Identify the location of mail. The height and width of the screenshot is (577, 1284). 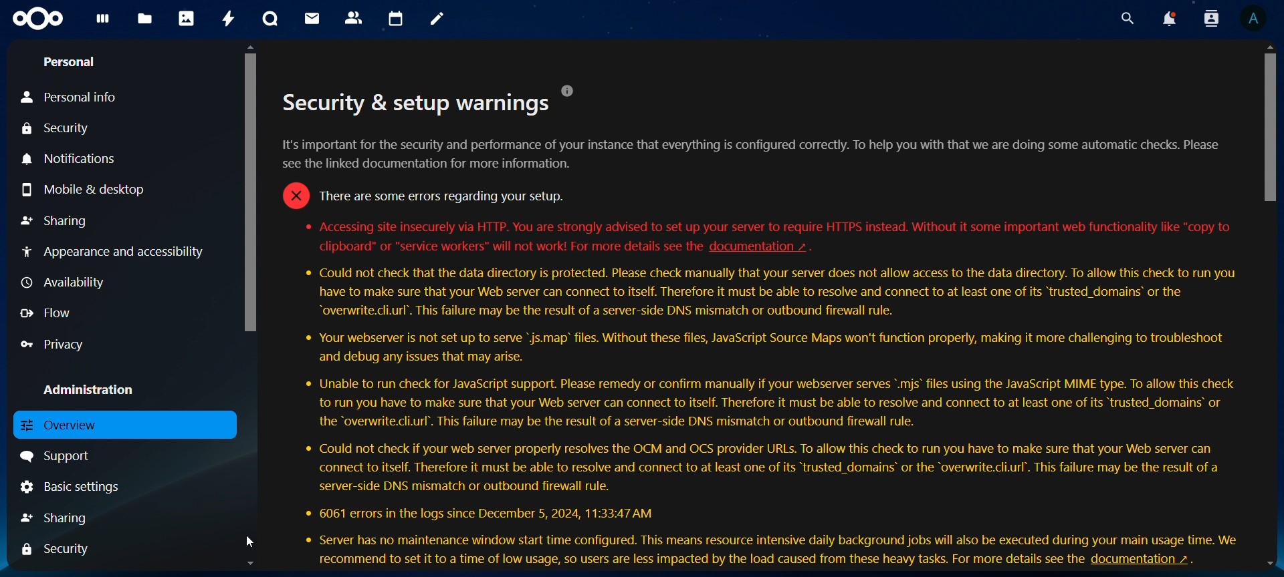
(313, 20).